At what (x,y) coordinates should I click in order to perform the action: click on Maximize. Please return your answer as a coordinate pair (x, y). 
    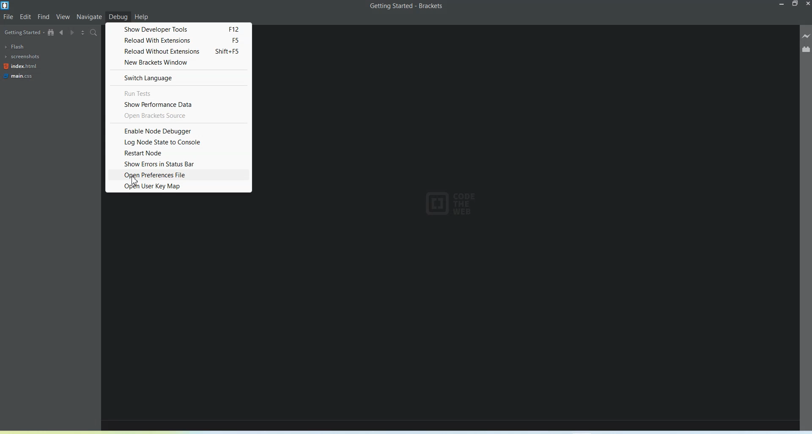
    Looking at the image, I should click on (796, 4).